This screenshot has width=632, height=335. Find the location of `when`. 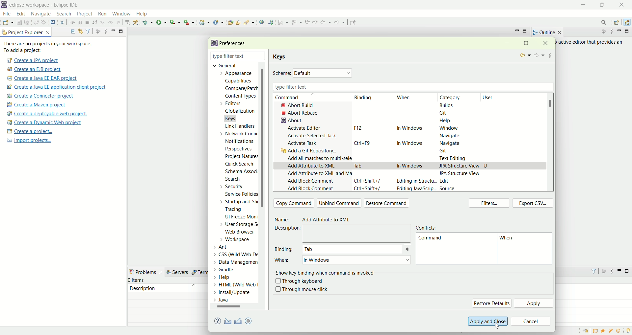

when is located at coordinates (404, 98).